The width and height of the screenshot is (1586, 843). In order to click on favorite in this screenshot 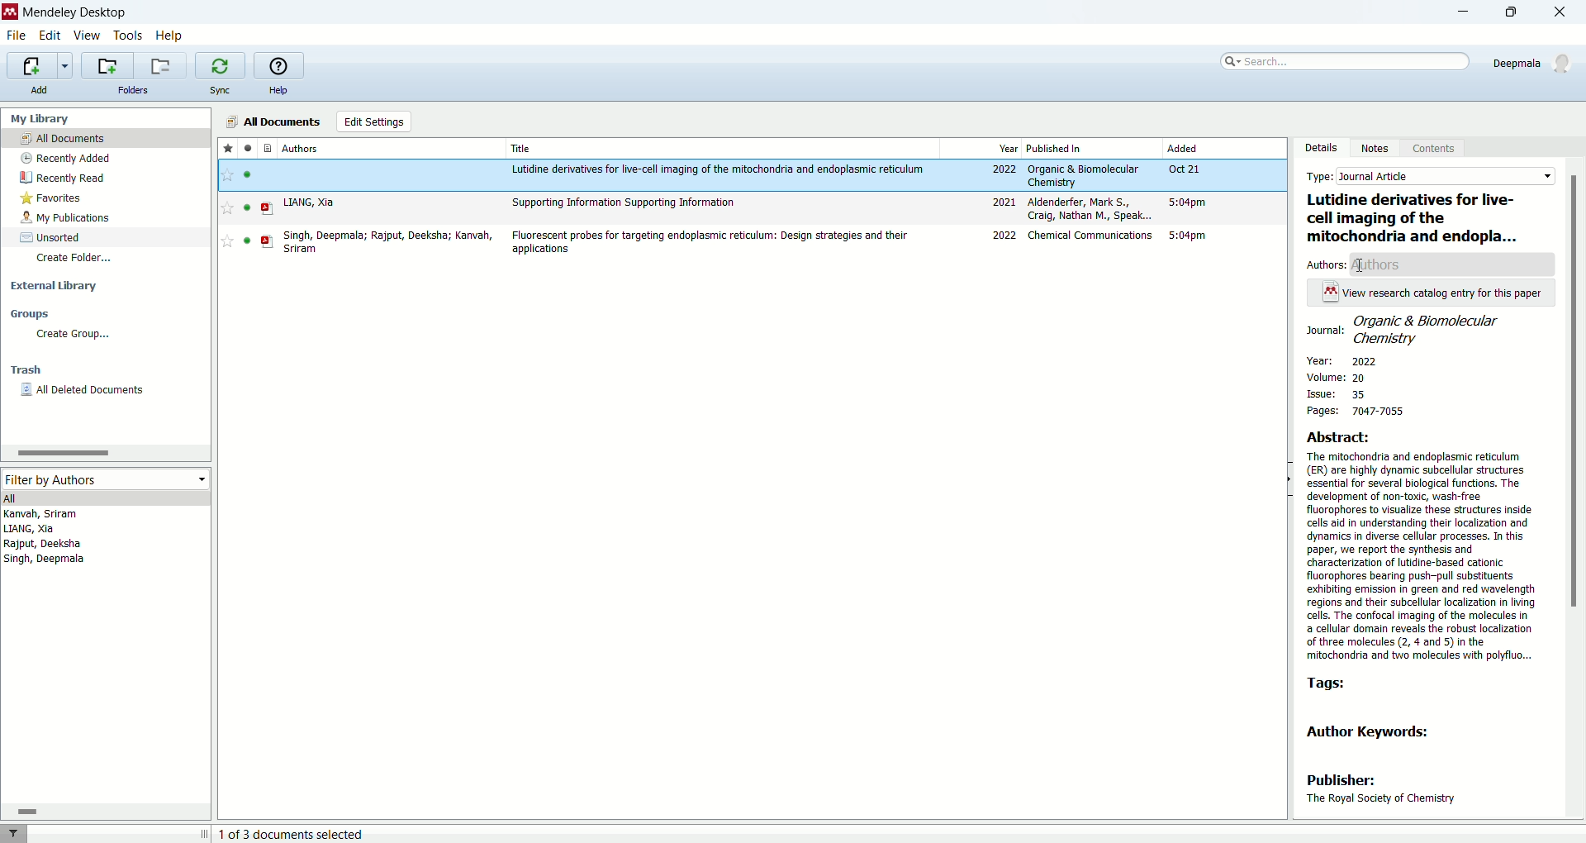, I will do `click(225, 148)`.